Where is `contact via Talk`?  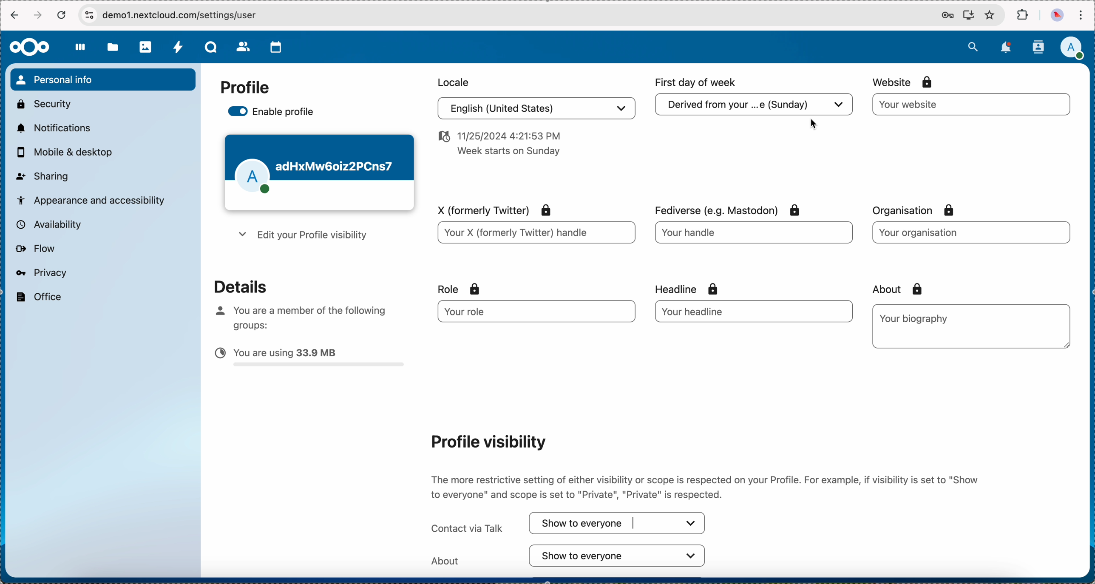
contact via Talk is located at coordinates (465, 524).